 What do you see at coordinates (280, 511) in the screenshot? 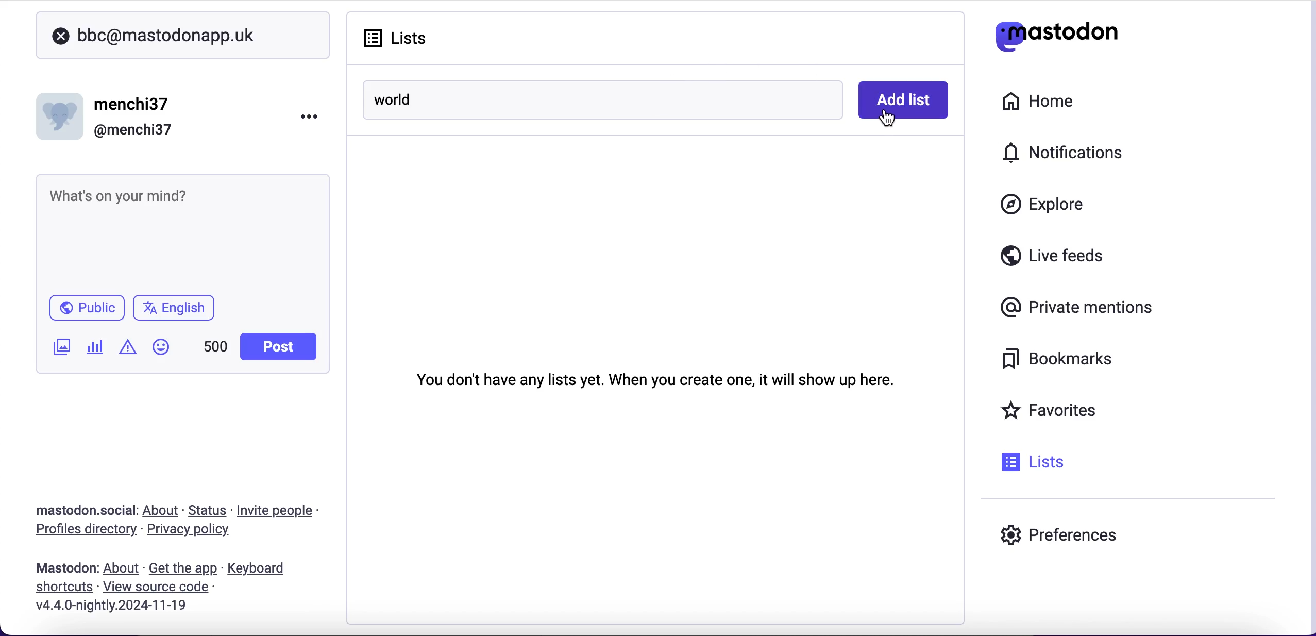
I see `invite people` at bounding box center [280, 511].